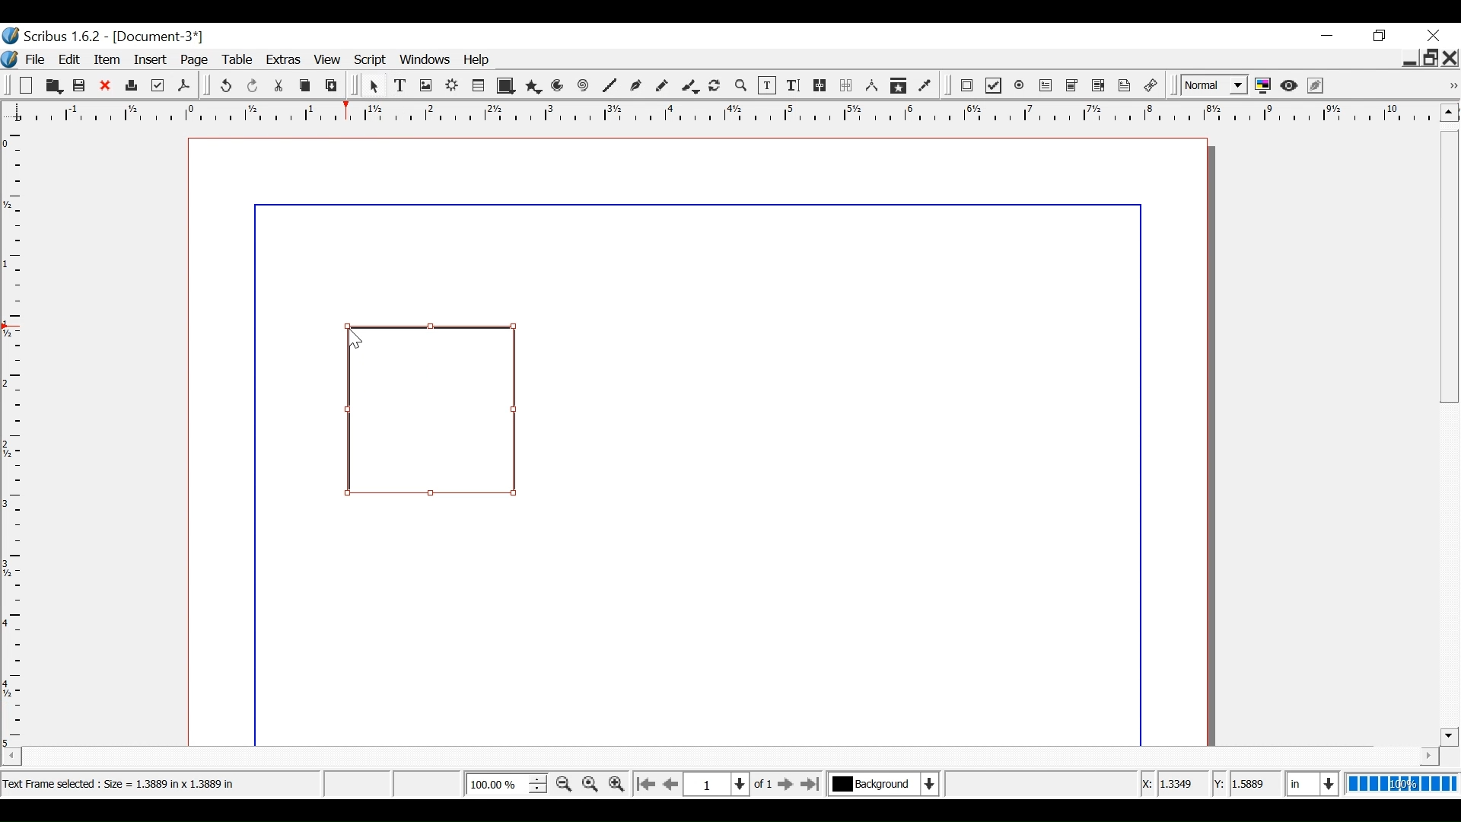 Image resolution: width=1461 pixels, height=822 pixels. Describe the element at coordinates (225, 84) in the screenshot. I see `undo` at that location.